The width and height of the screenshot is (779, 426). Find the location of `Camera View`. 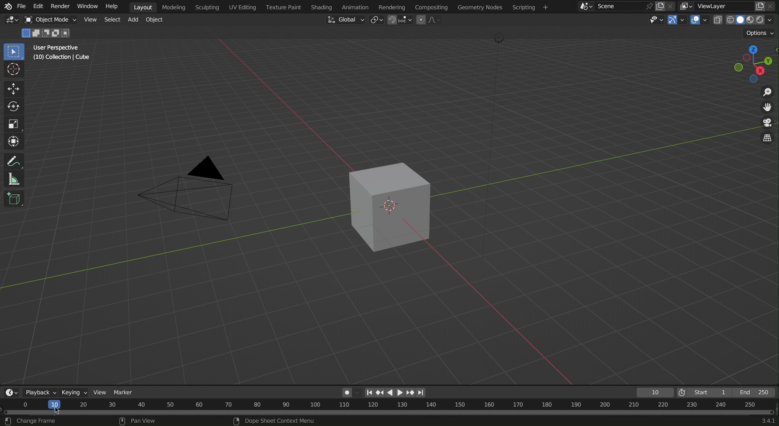

Camera View is located at coordinates (767, 123).